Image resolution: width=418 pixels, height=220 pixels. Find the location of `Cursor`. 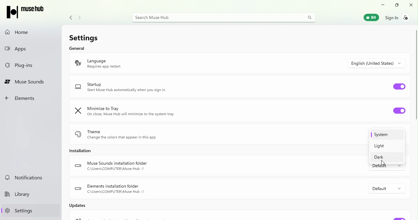

Cursor is located at coordinates (383, 163).